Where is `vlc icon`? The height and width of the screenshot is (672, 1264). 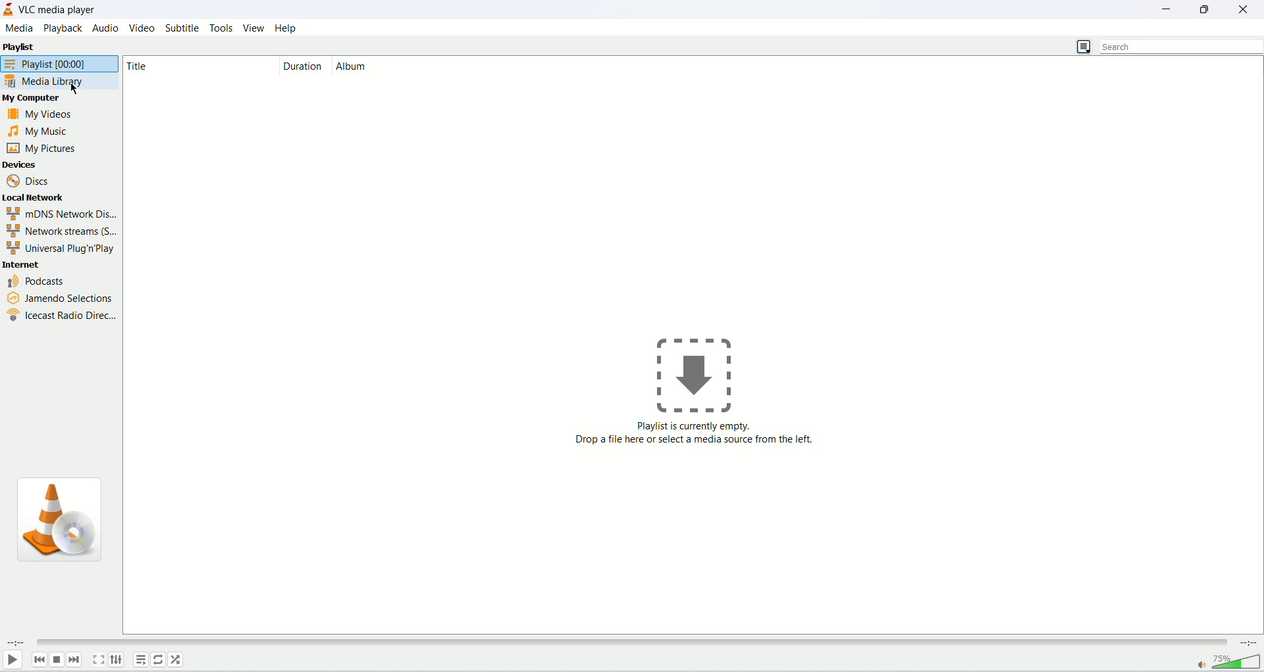 vlc icon is located at coordinates (65, 518).